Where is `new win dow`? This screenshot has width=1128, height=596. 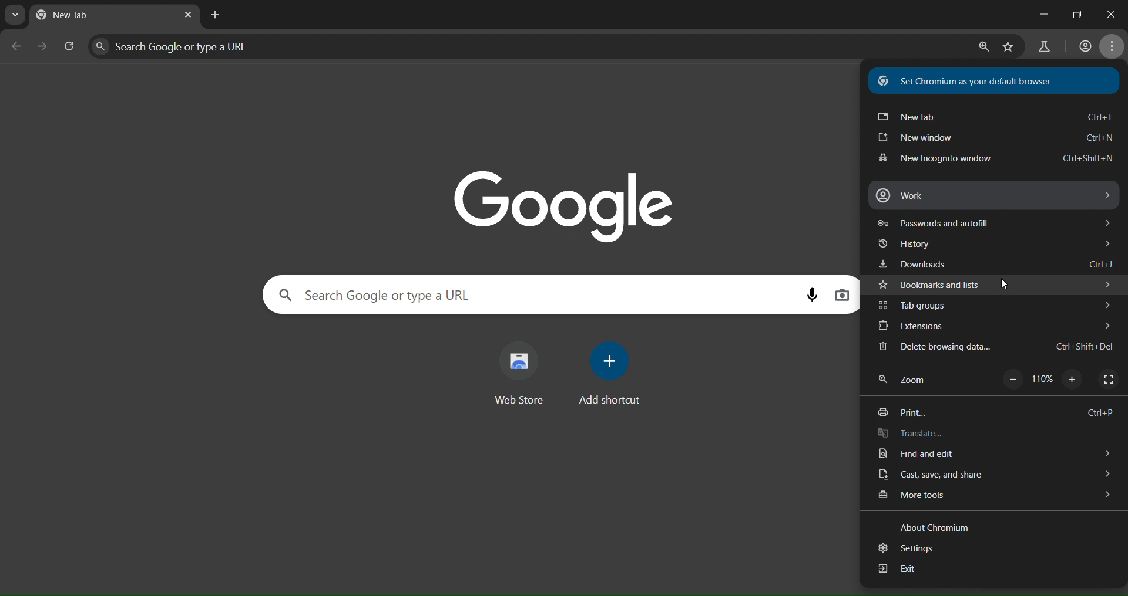 new win dow is located at coordinates (995, 137).